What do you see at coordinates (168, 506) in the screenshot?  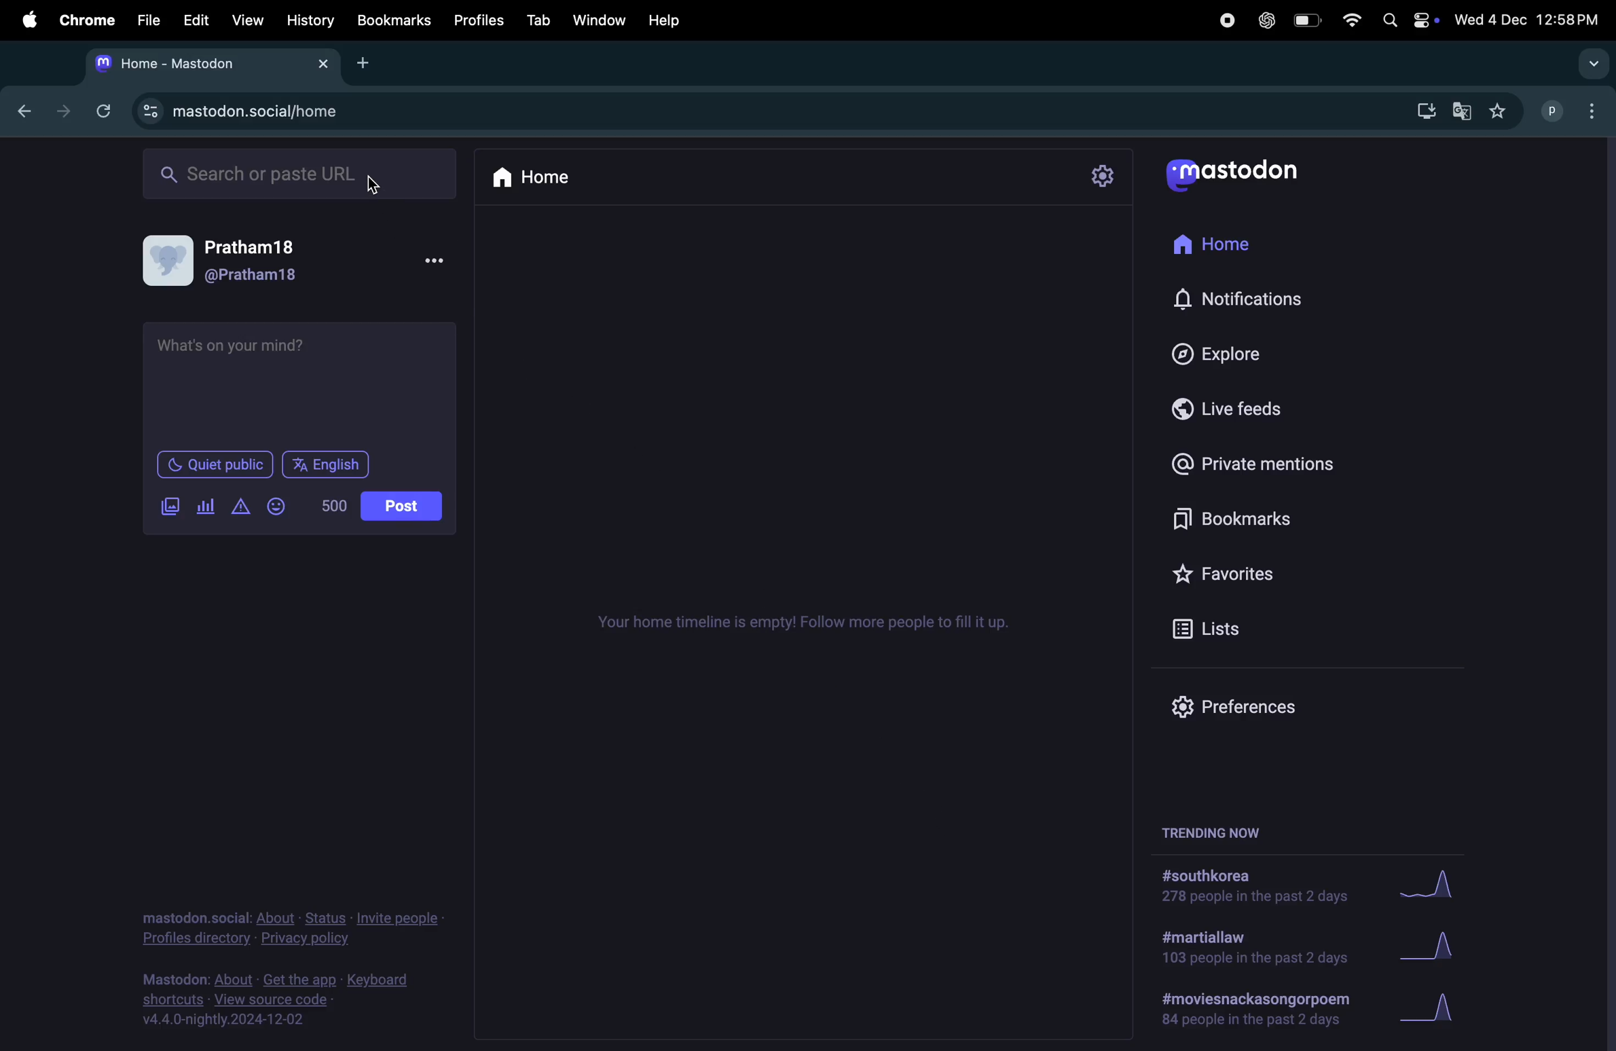 I see `add image` at bounding box center [168, 506].